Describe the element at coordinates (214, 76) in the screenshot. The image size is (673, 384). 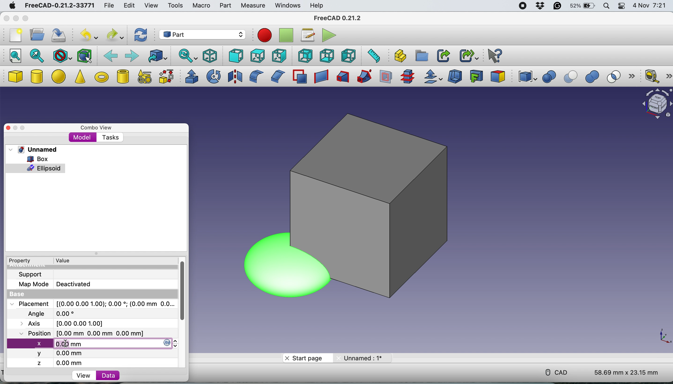
I see `revolve` at that location.